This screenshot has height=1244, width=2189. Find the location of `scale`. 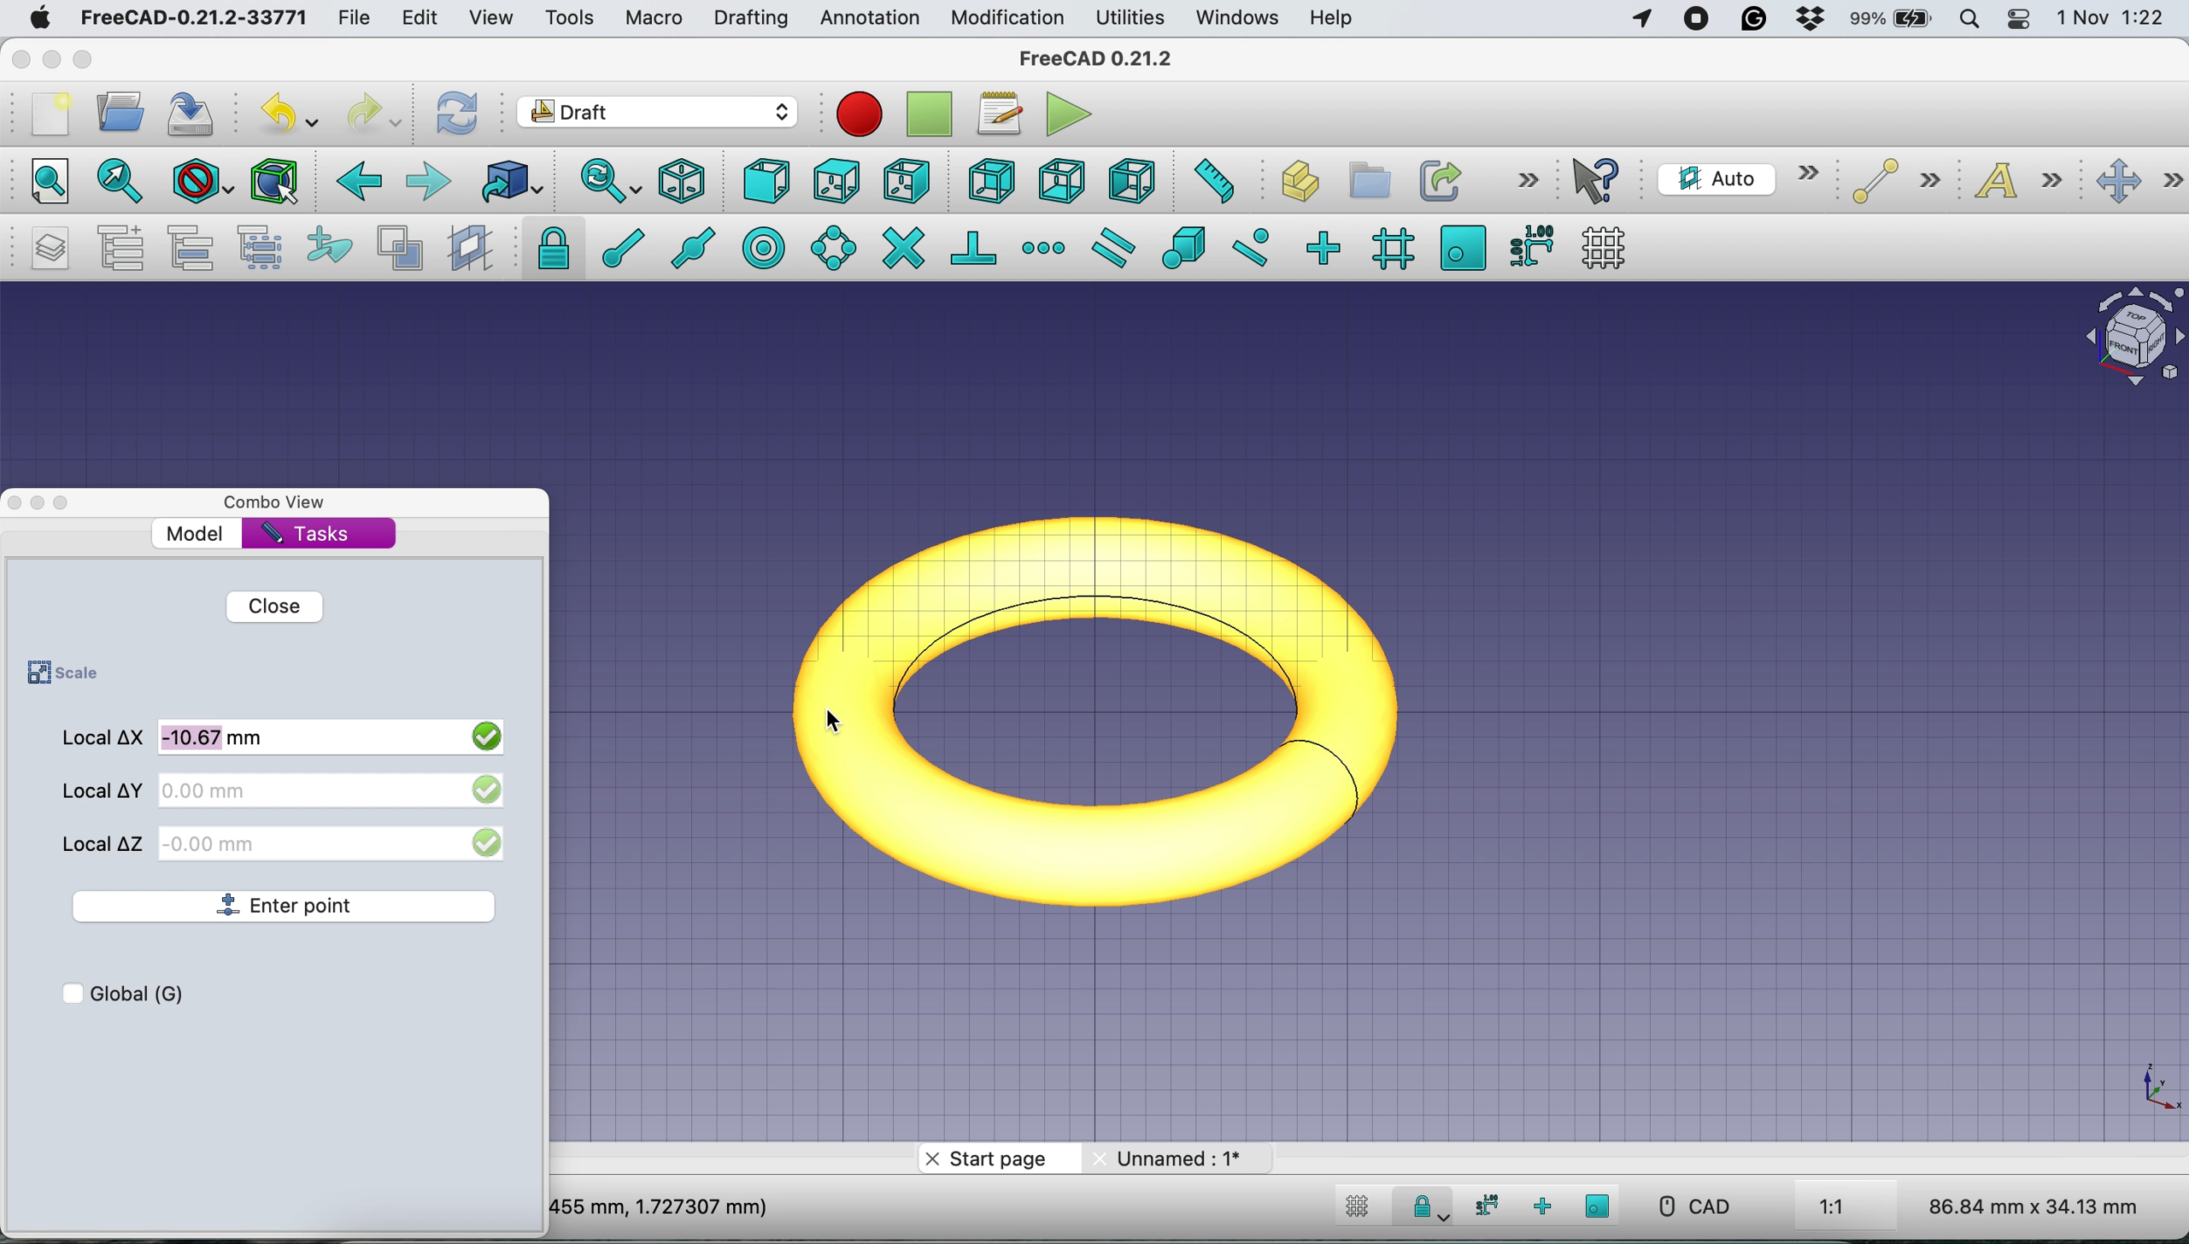

scale is located at coordinates (58, 674).